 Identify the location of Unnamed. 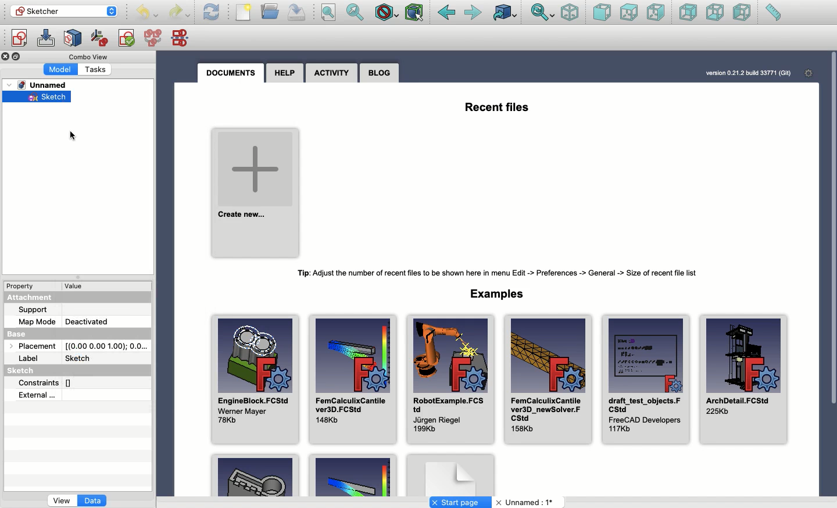
(527, 503).